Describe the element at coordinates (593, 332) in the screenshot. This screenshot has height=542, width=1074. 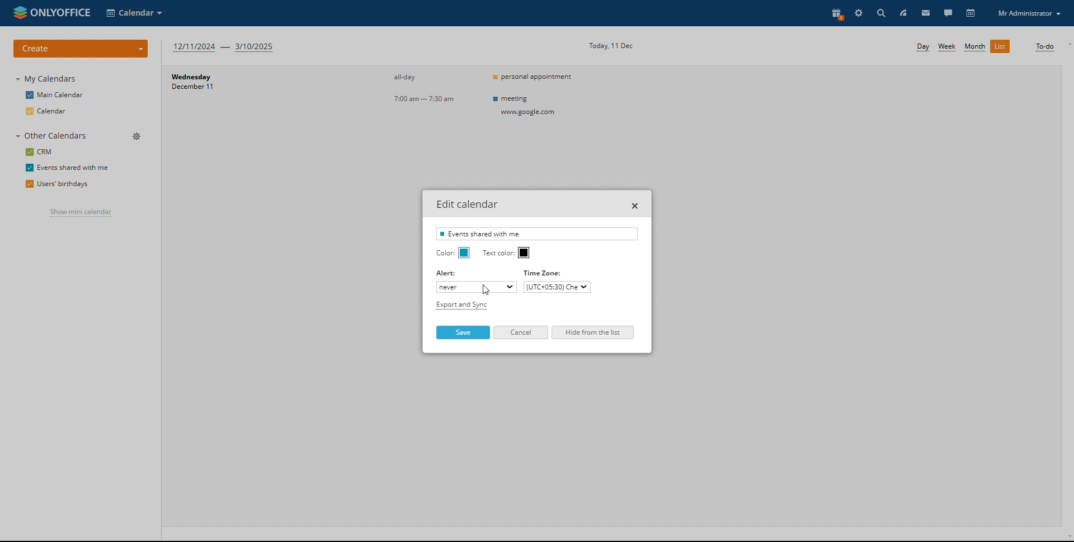
I see `hide from the list` at that location.